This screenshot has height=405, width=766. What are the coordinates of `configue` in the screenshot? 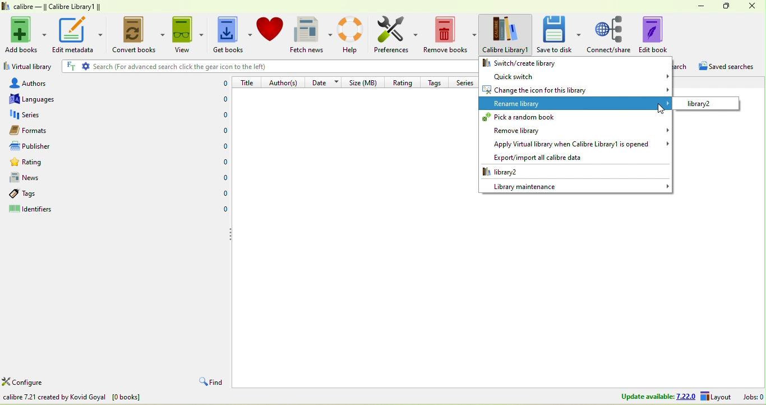 It's located at (36, 383).